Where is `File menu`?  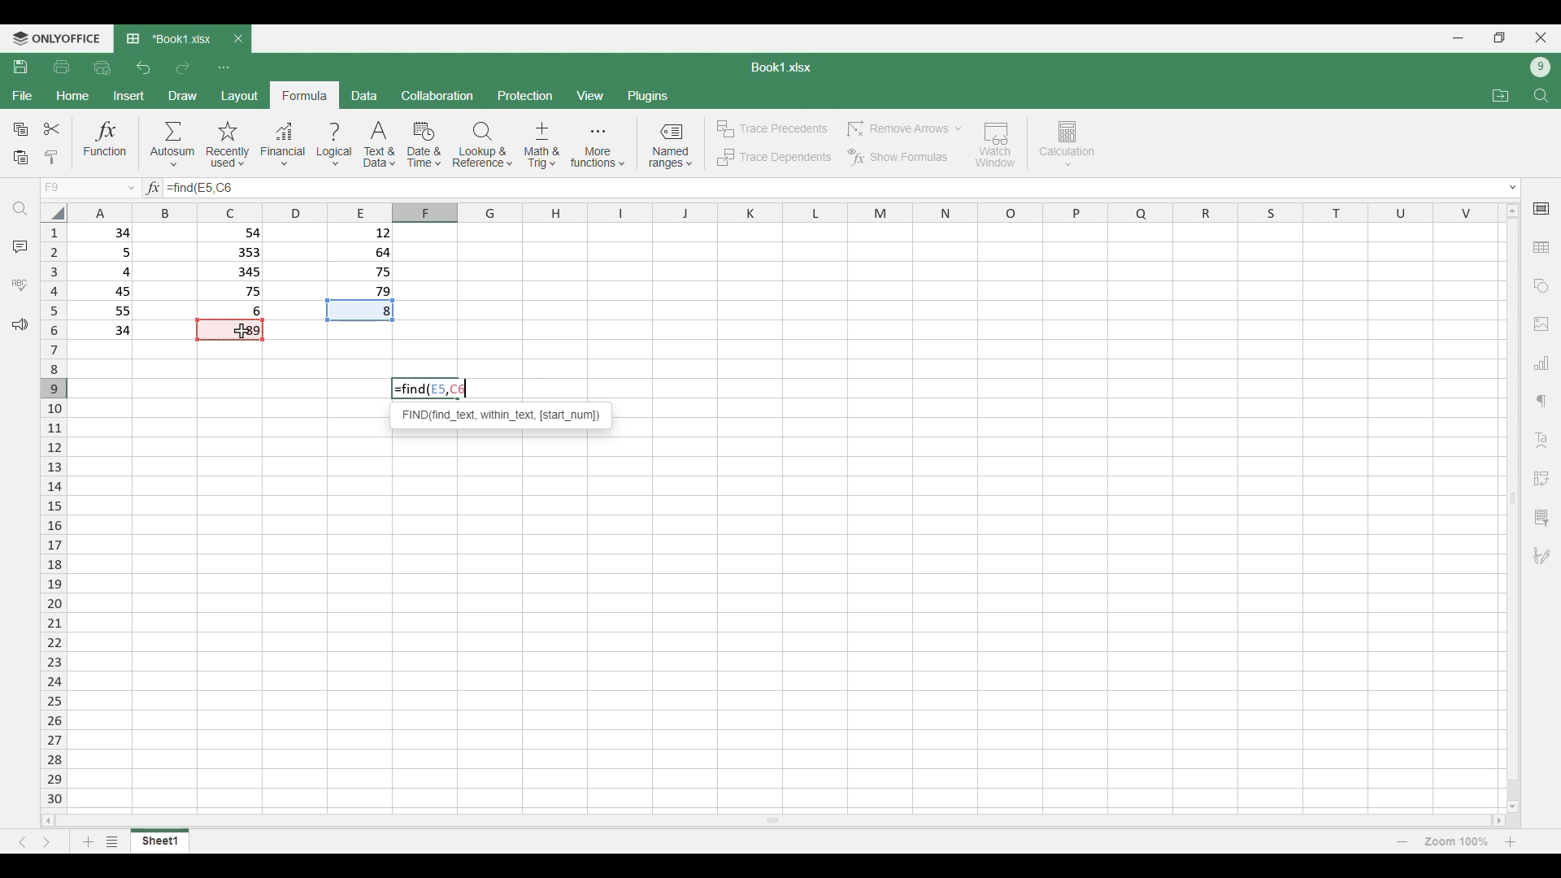
File menu is located at coordinates (23, 96).